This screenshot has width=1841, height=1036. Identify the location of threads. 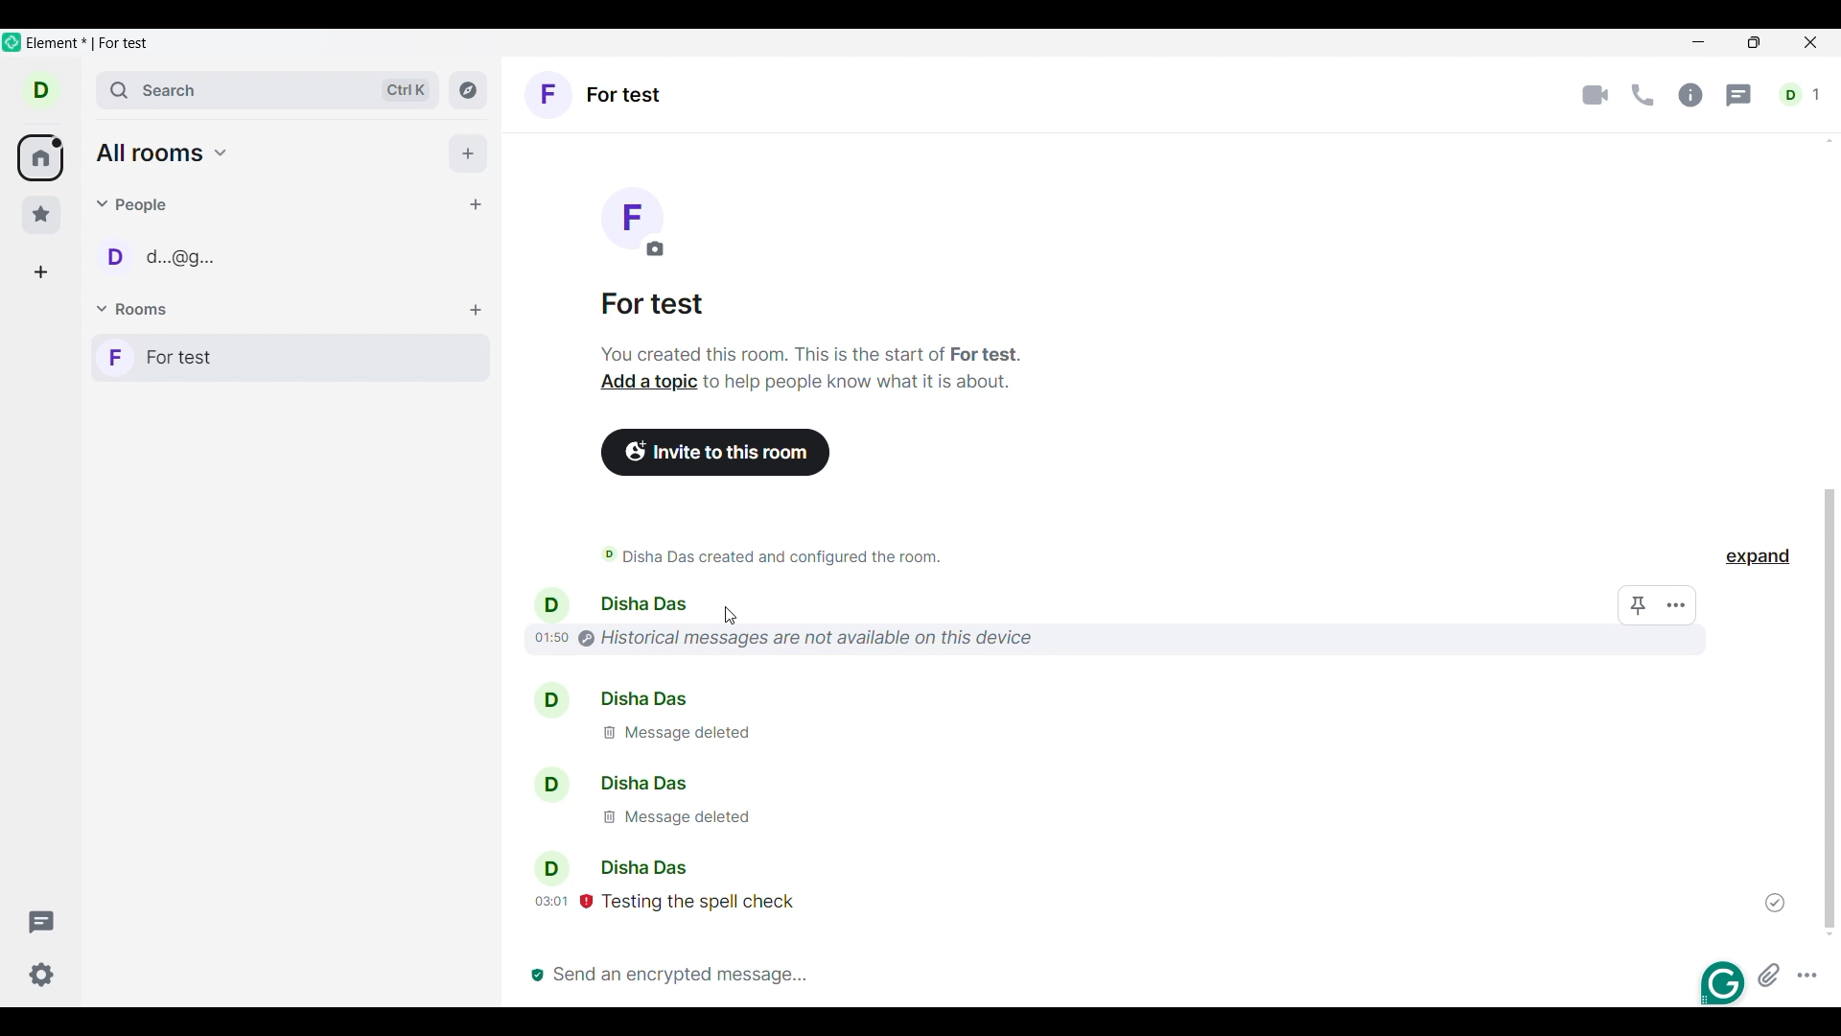
(43, 918).